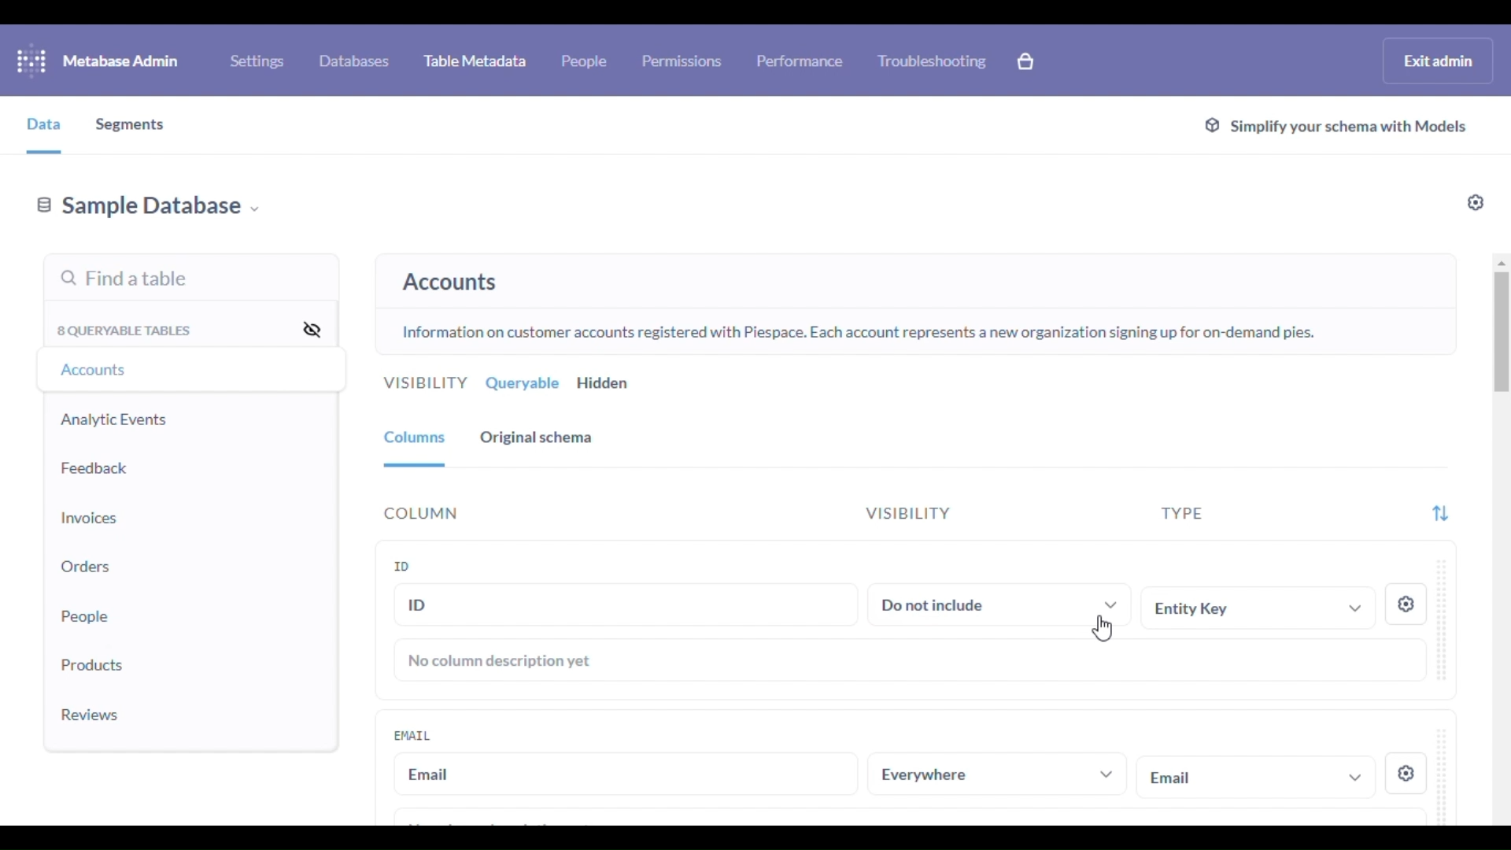  What do you see at coordinates (858, 334) in the screenshot?
I see `Information on customer accounts registered with Piespace. Each account represents a new organization signing up for on-demand pies.` at bounding box center [858, 334].